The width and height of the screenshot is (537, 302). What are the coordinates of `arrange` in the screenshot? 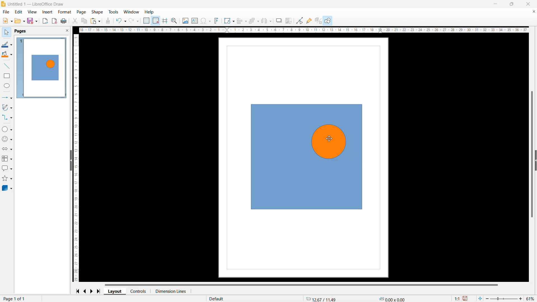 It's located at (254, 21).